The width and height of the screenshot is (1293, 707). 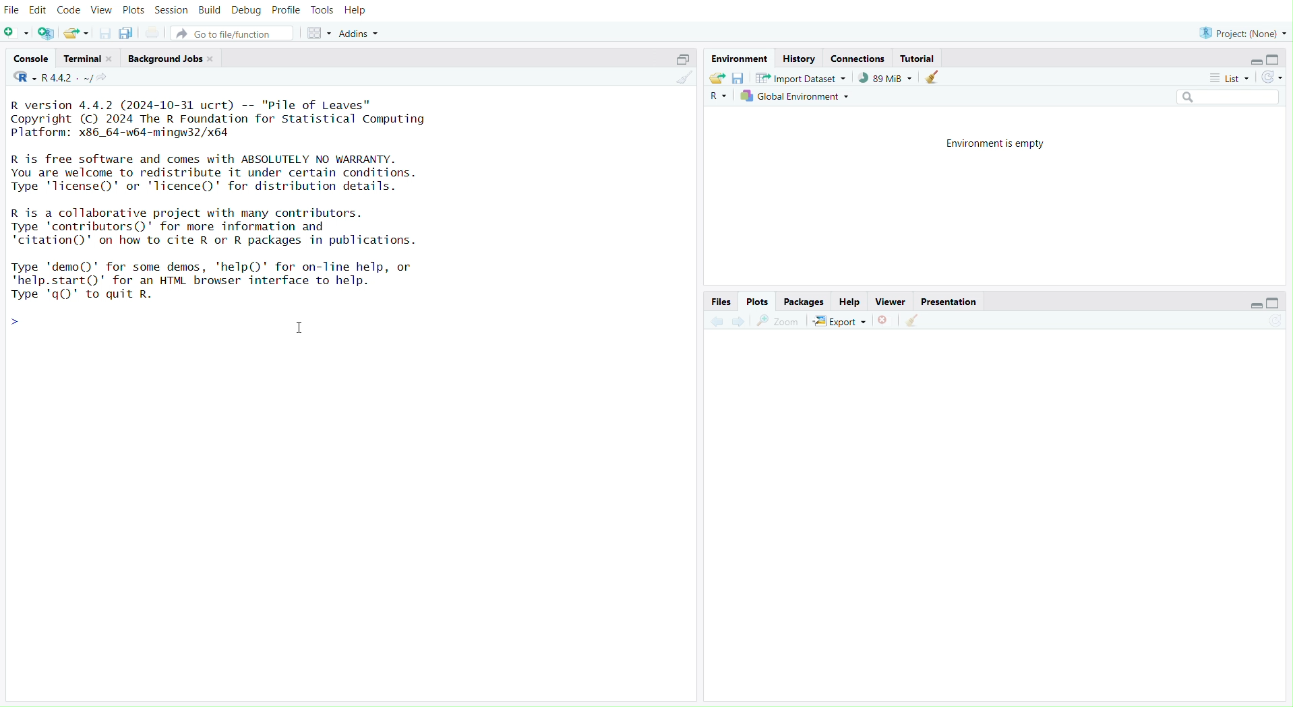 What do you see at coordinates (1271, 58) in the screenshot?
I see `Maximize` at bounding box center [1271, 58].